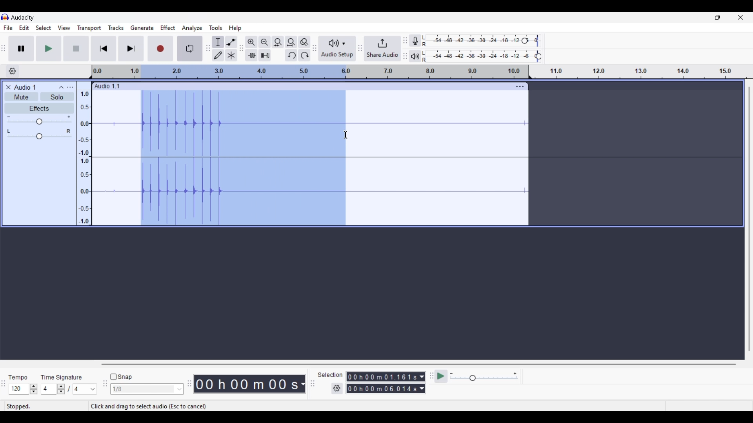  Describe the element at coordinates (422, 383) in the screenshot. I see `Measurement options of selection duration` at that location.